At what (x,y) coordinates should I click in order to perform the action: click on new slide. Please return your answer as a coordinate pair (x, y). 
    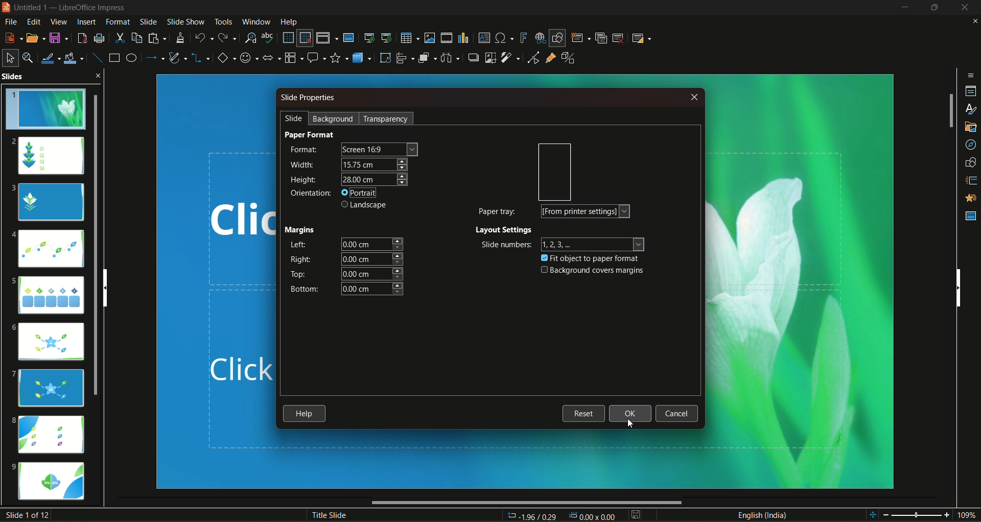
    Looking at the image, I should click on (580, 37).